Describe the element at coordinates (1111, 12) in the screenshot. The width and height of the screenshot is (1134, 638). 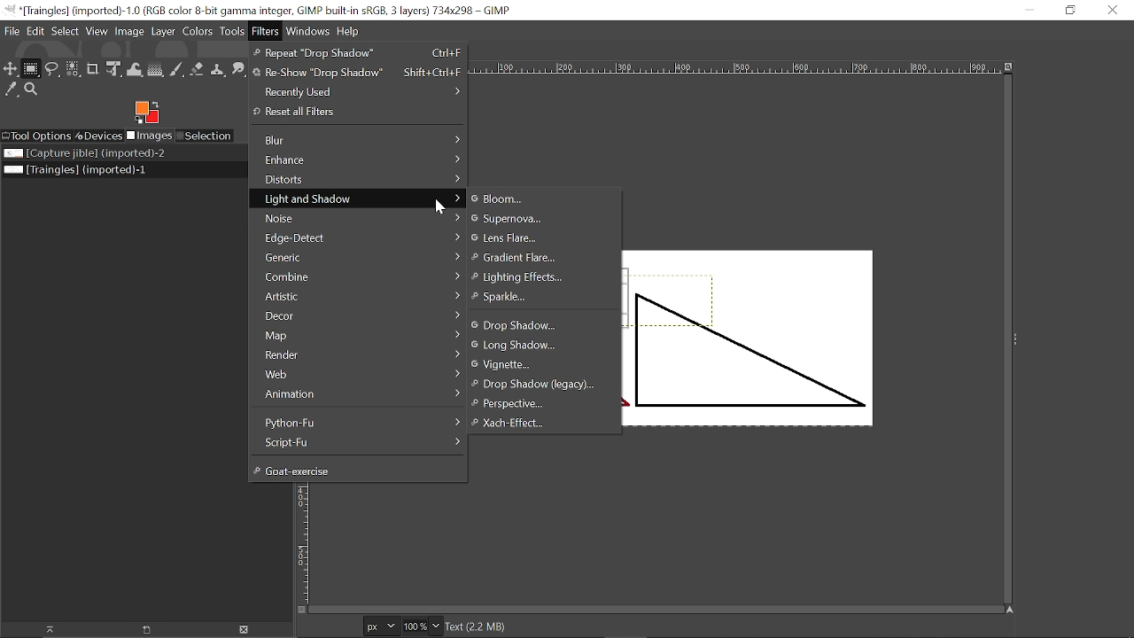
I see `Close` at that location.